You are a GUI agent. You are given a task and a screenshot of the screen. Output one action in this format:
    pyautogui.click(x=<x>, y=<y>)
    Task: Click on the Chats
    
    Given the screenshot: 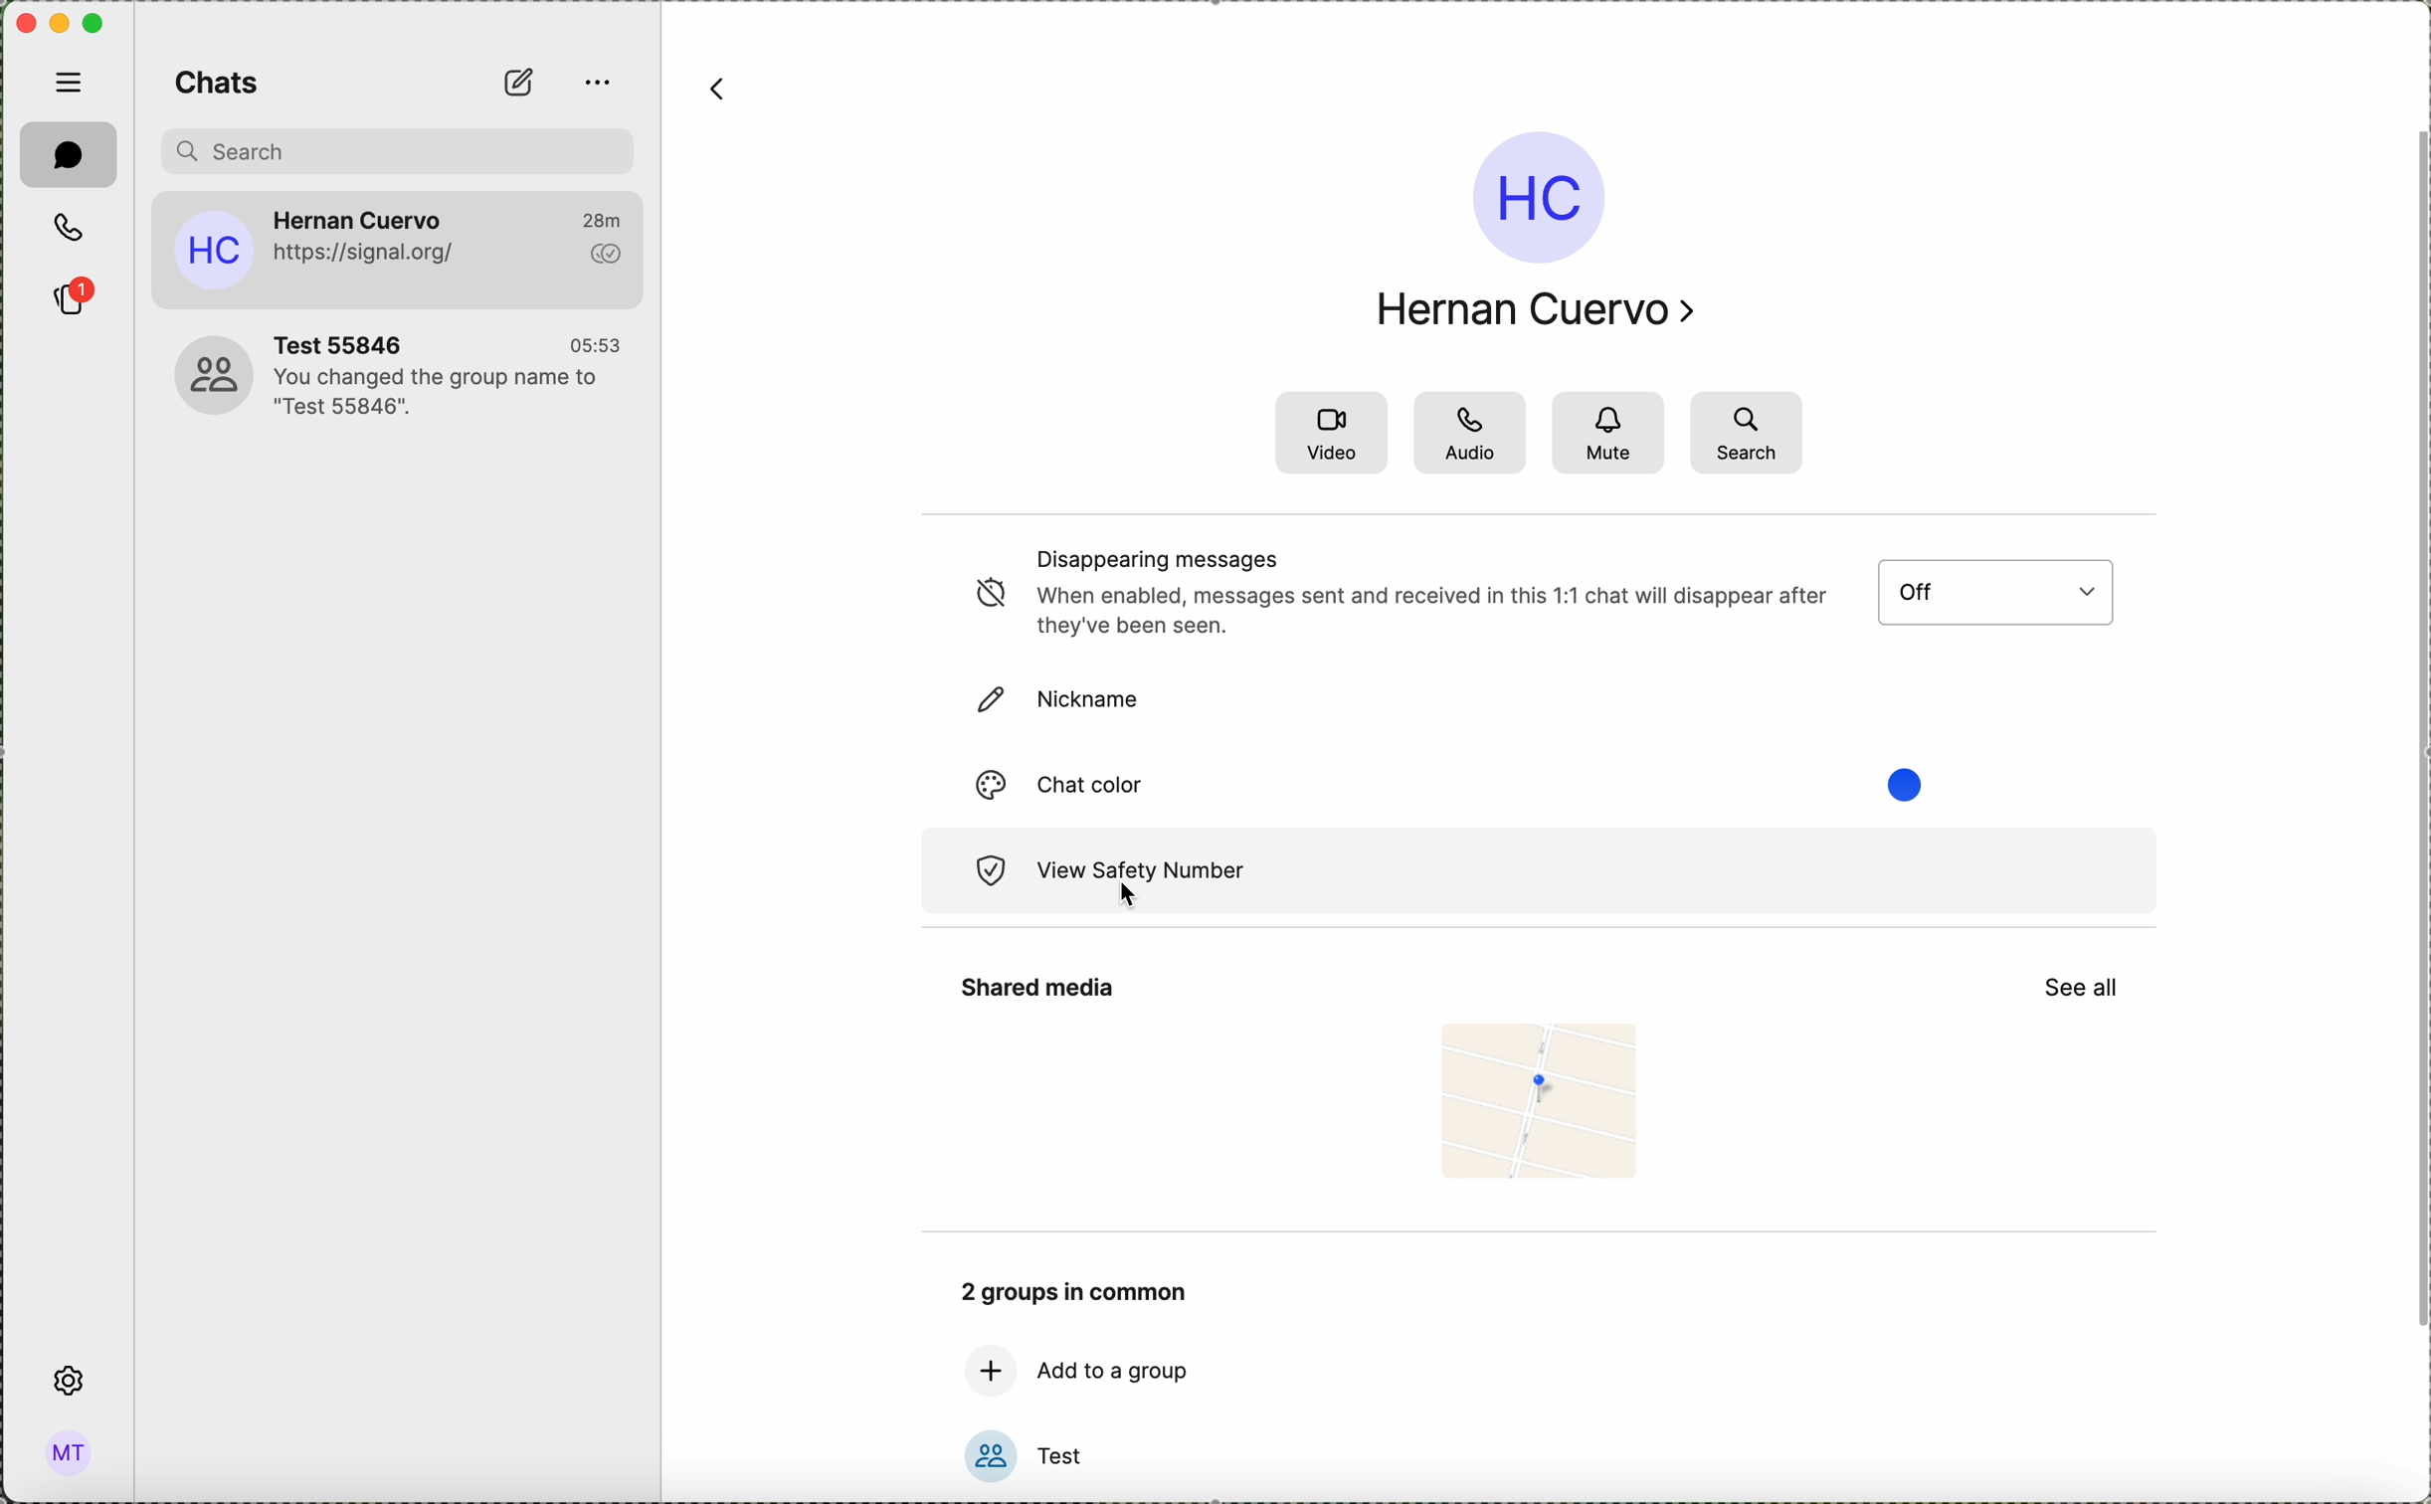 What is the action you would take?
    pyautogui.click(x=223, y=82)
    